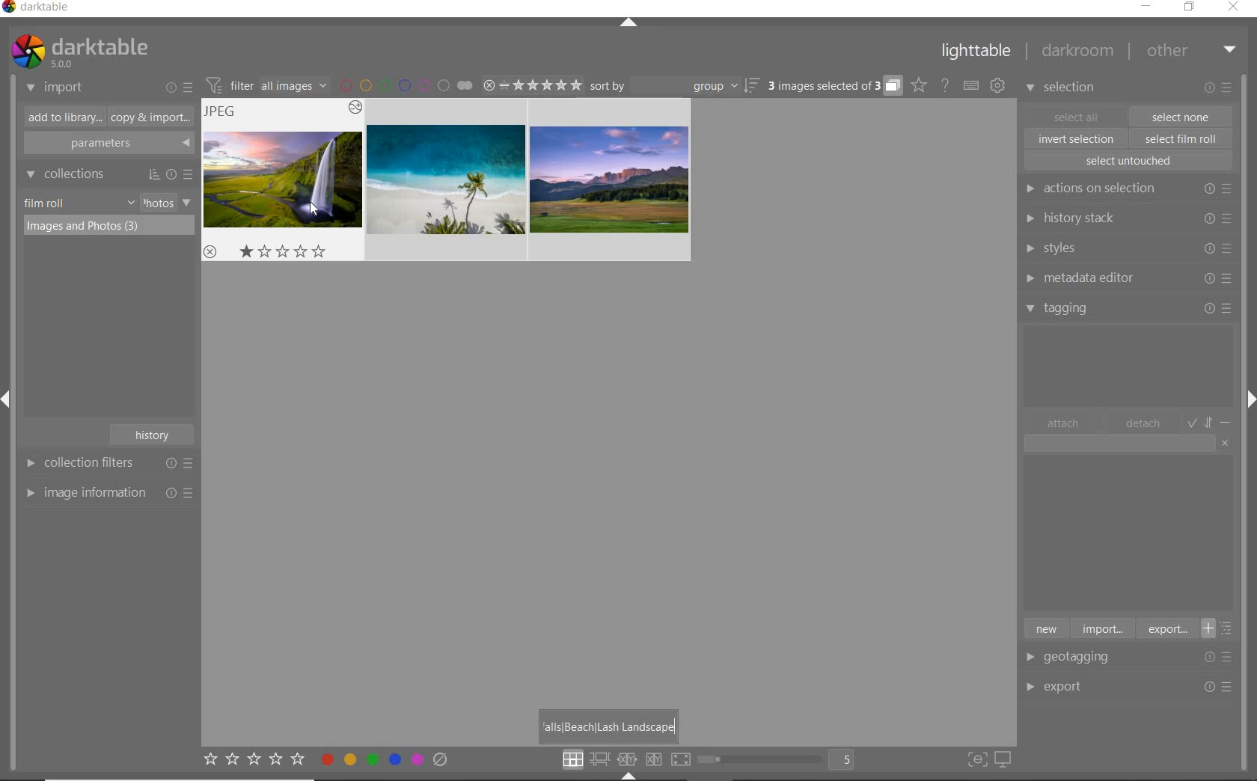 This screenshot has height=781, width=1257. What do you see at coordinates (1078, 53) in the screenshot?
I see `darkroom` at bounding box center [1078, 53].